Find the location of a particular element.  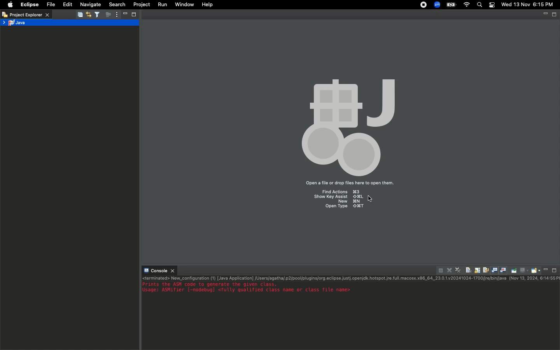

Display selected console is located at coordinates (525, 271).